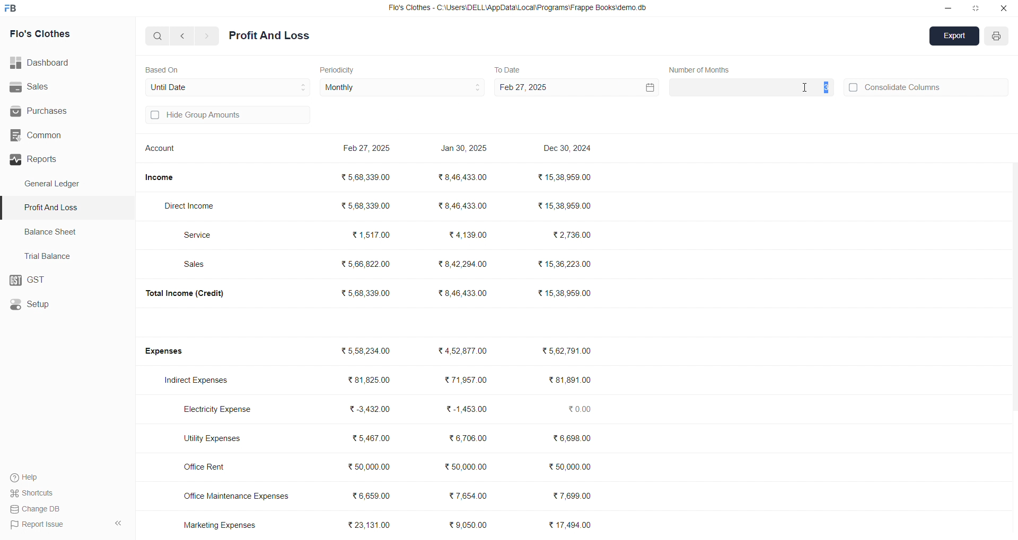  What do you see at coordinates (214, 467) in the screenshot?
I see `Office Rent` at bounding box center [214, 467].